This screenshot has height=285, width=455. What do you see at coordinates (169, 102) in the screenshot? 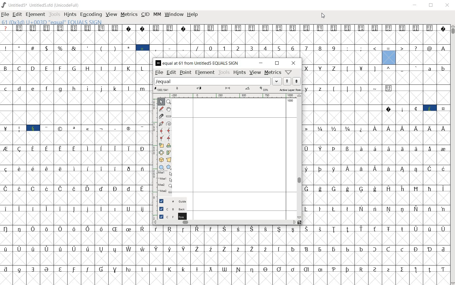
I see `MAGNIFY` at bounding box center [169, 102].